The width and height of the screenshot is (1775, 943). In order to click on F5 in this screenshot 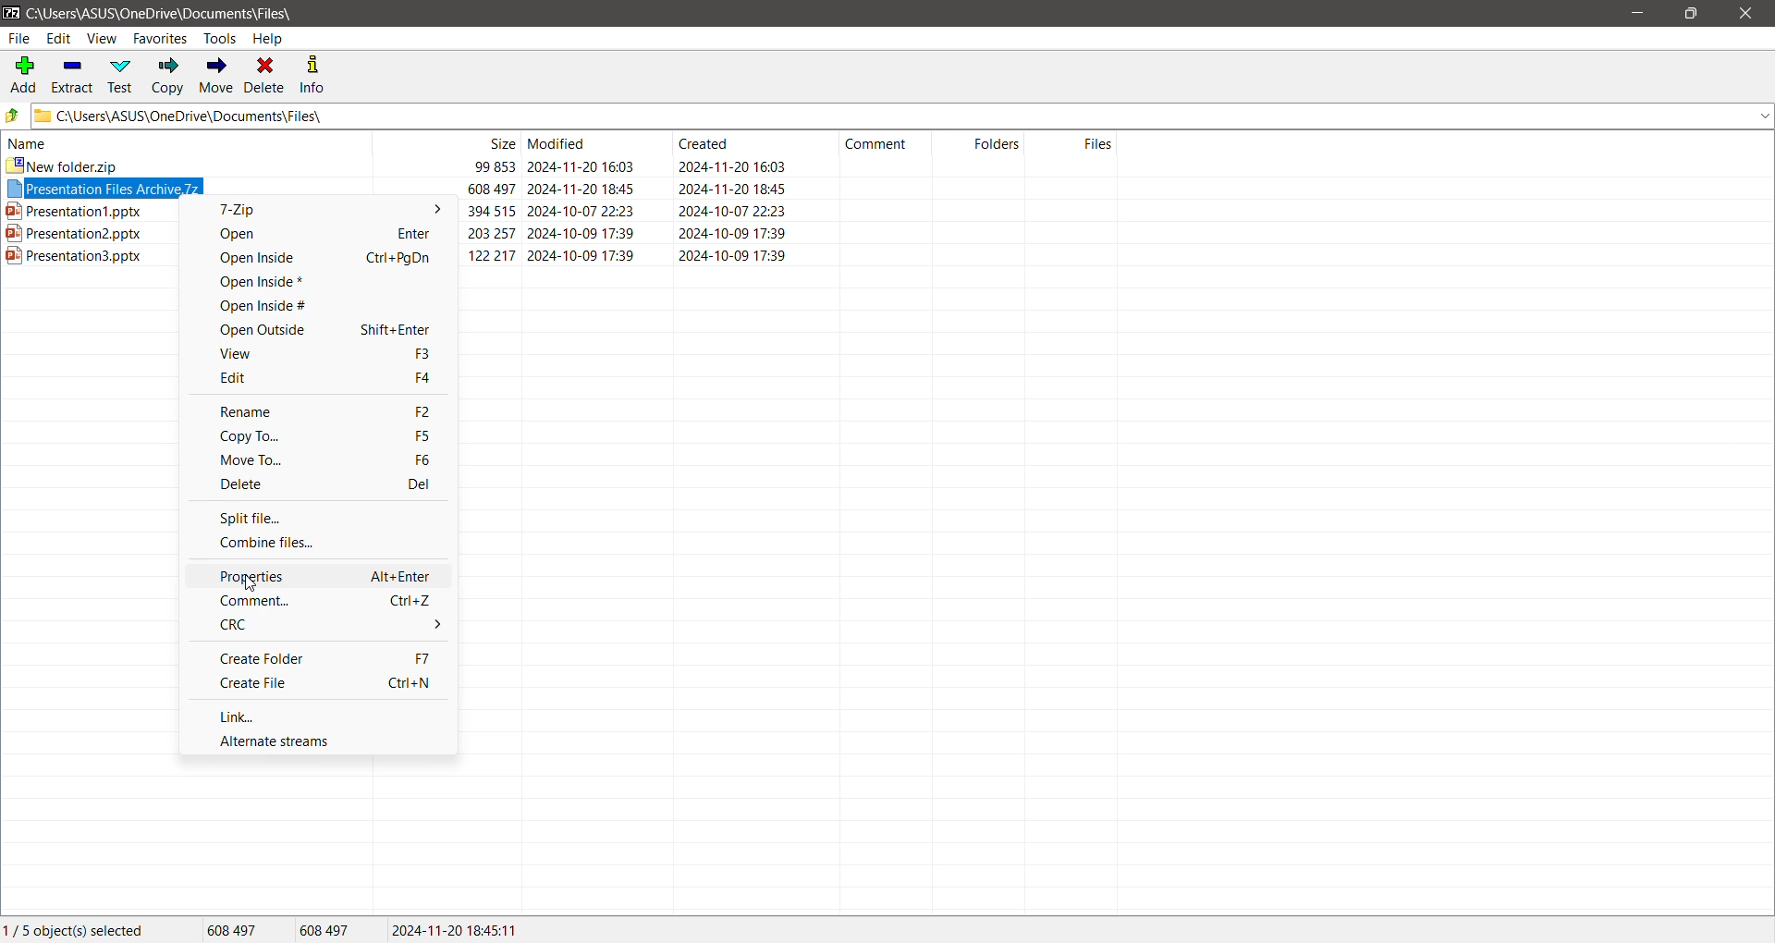, I will do `click(417, 435)`.